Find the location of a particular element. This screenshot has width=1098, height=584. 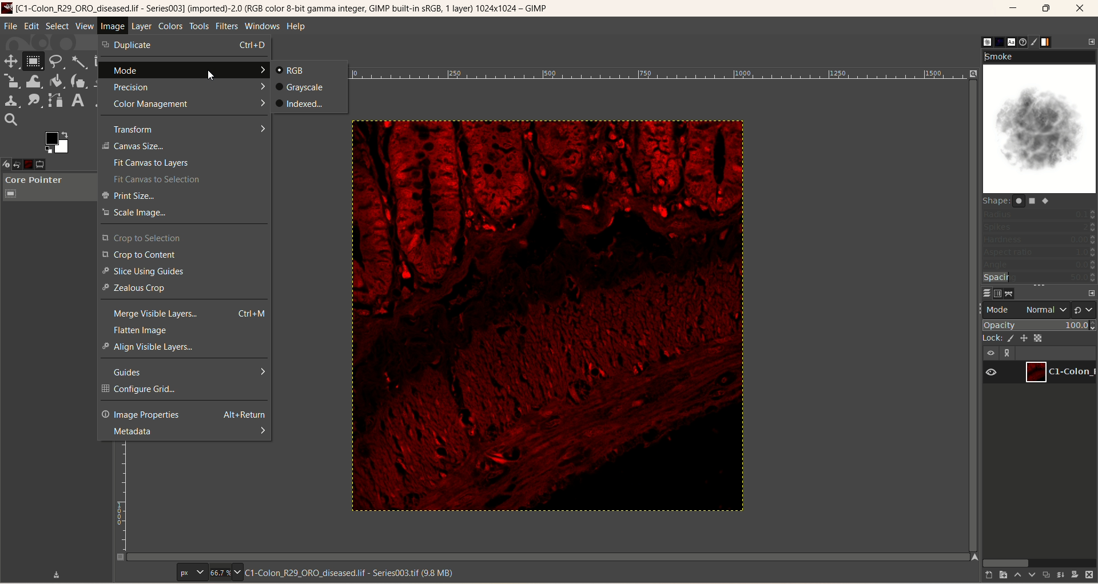

smoke is located at coordinates (1040, 119).